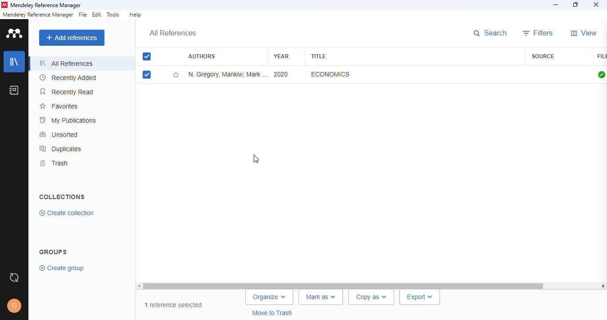 The height and width of the screenshot is (320, 607). I want to click on recently added, so click(69, 78).